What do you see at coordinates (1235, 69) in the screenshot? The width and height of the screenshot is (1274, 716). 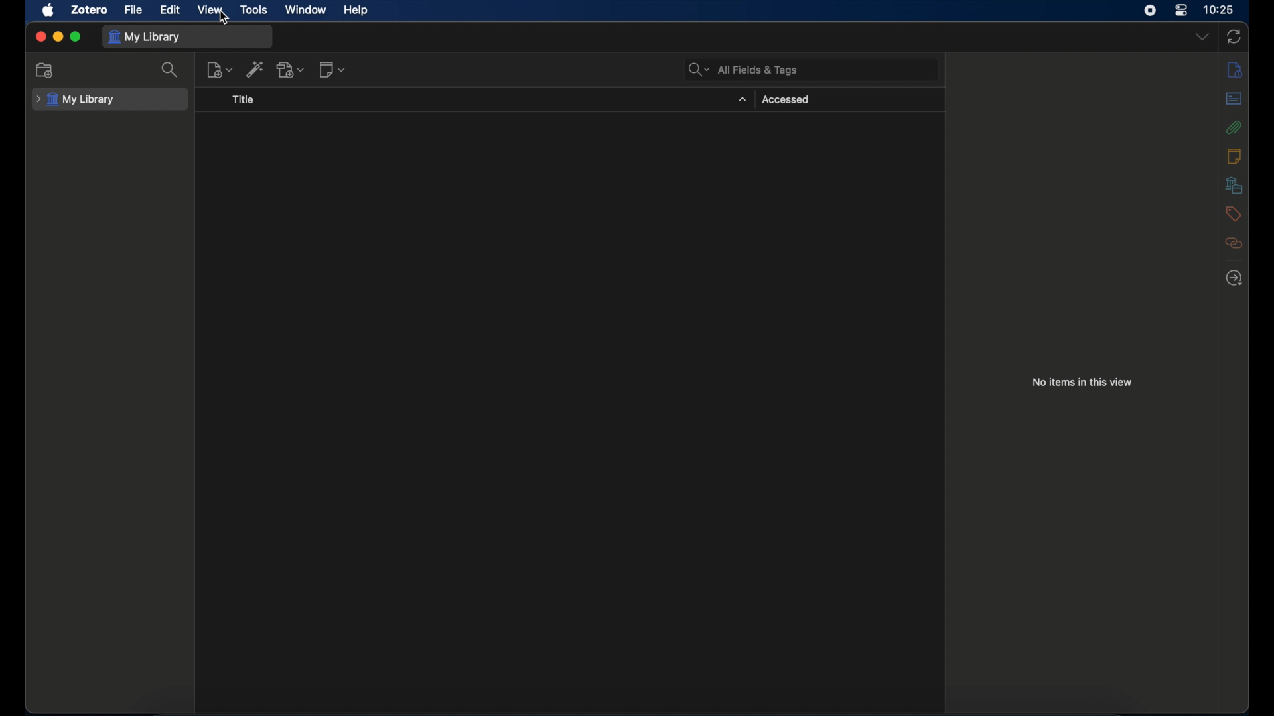 I see `notes` at bounding box center [1235, 69].